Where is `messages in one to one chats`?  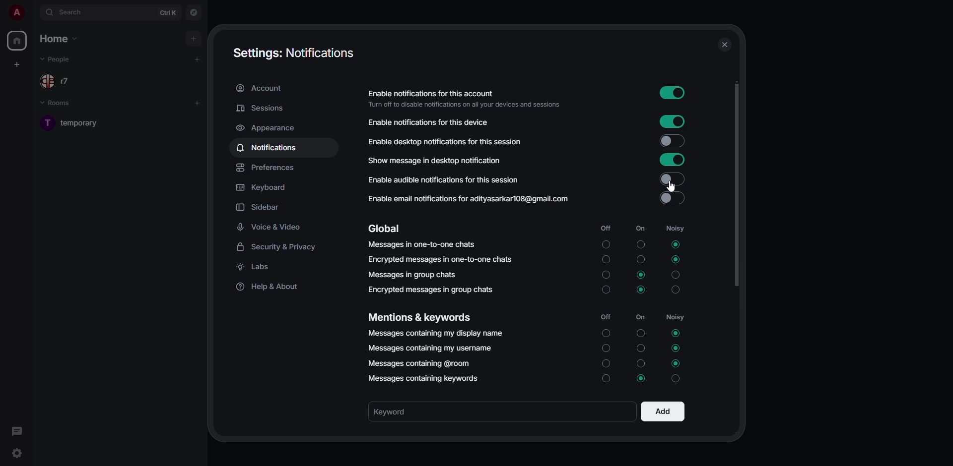
messages in one to one chats is located at coordinates (421, 245).